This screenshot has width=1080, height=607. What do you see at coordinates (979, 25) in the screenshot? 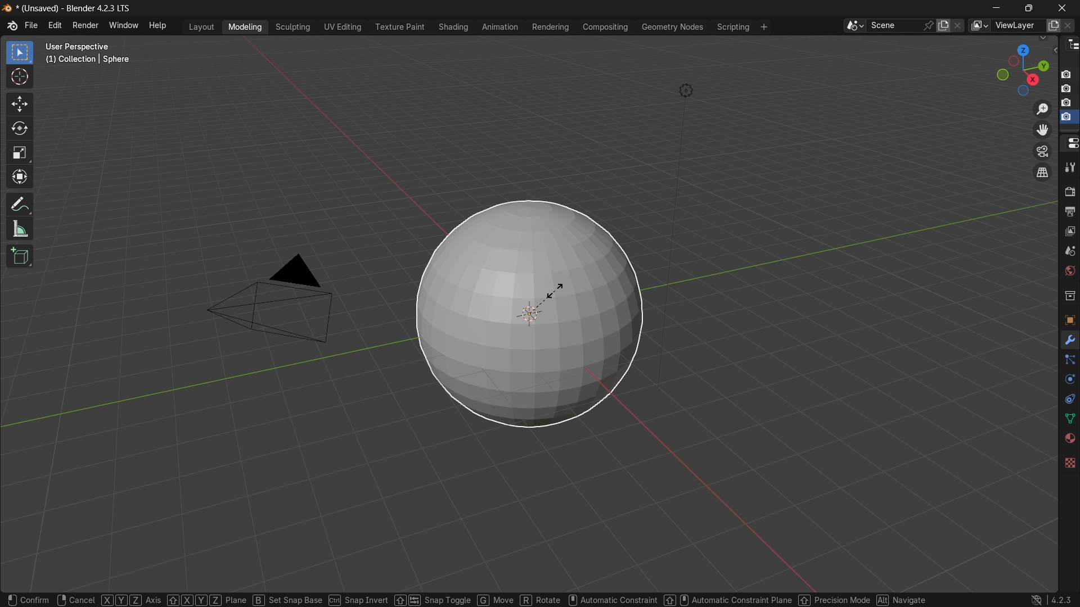
I see `browse views` at bounding box center [979, 25].